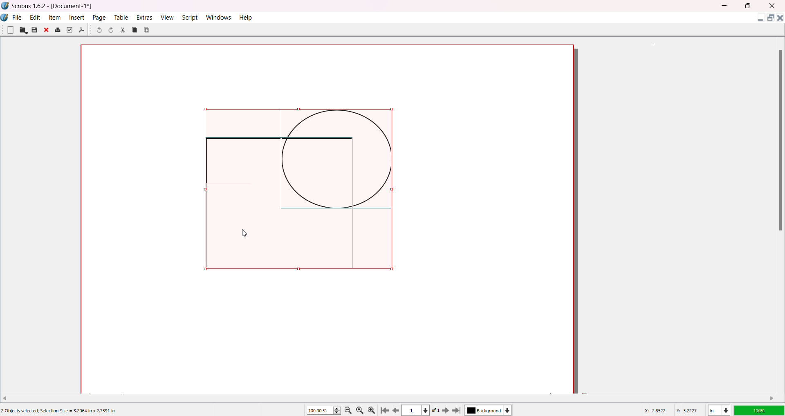 This screenshot has width=785, height=416. What do you see at coordinates (10, 29) in the screenshot?
I see `New` at bounding box center [10, 29].